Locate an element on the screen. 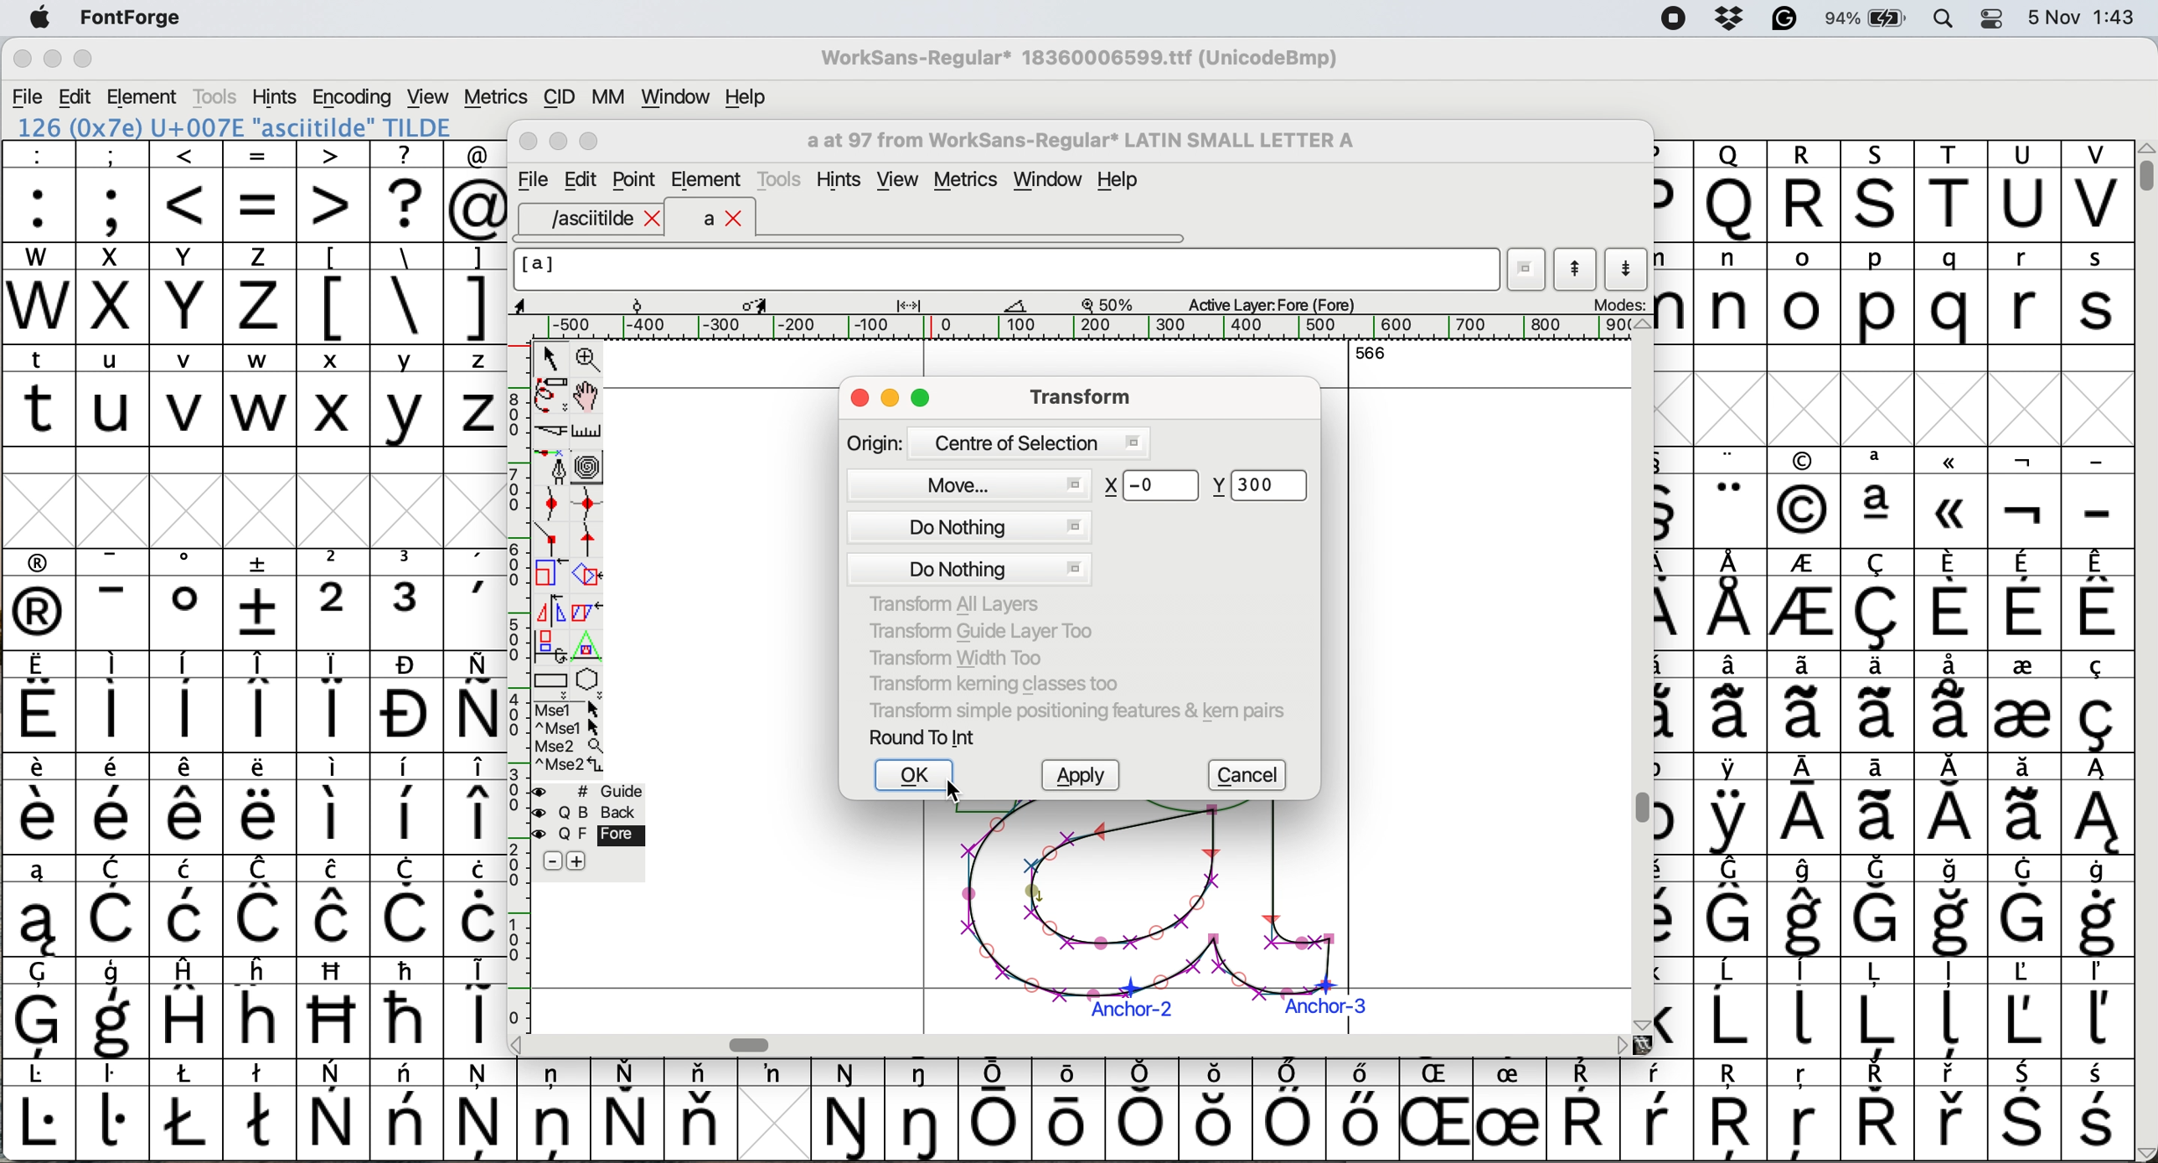 The height and width of the screenshot is (1163, 2158). < is located at coordinates (187, 191).